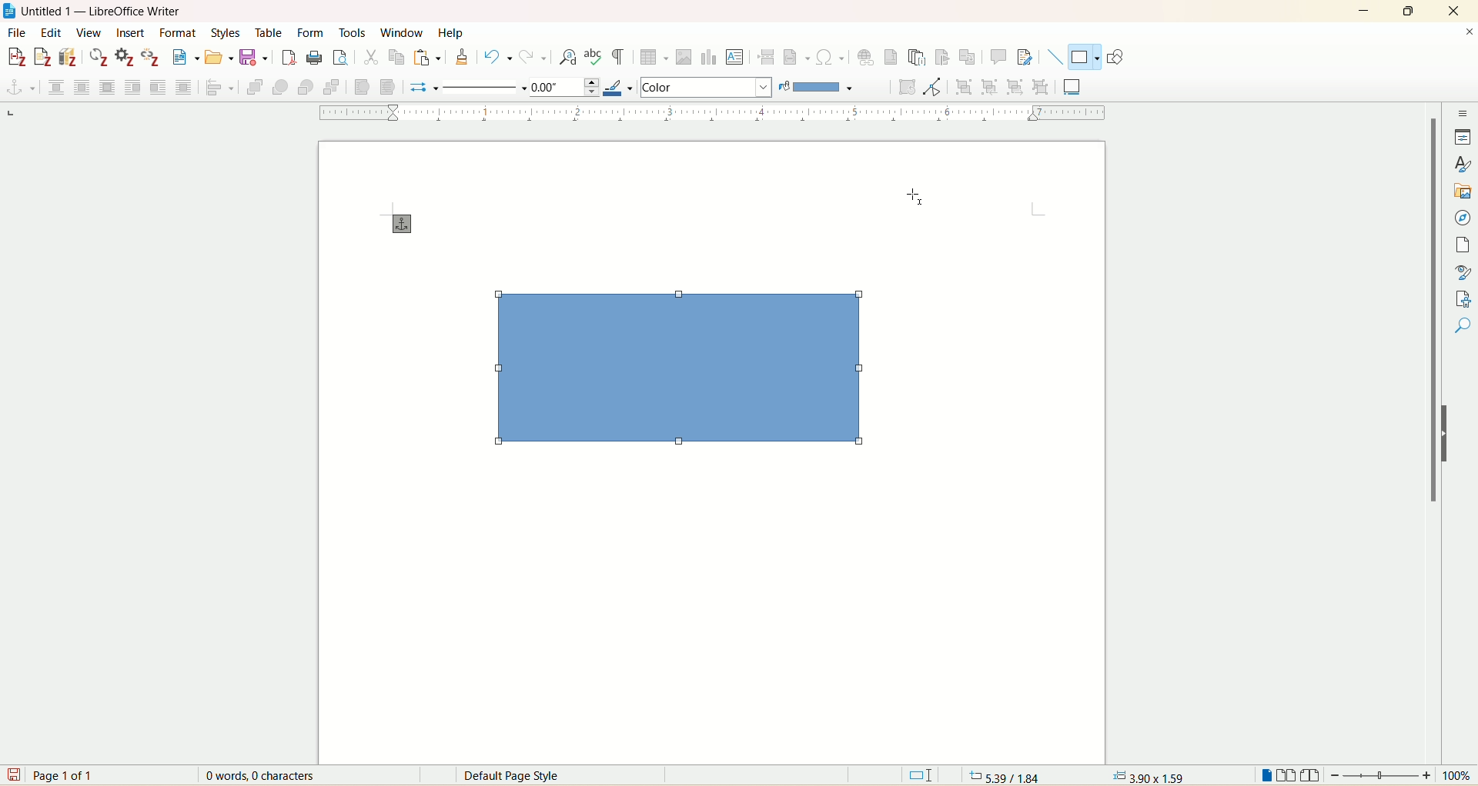  I want to click on optimal, so click(109, 88).